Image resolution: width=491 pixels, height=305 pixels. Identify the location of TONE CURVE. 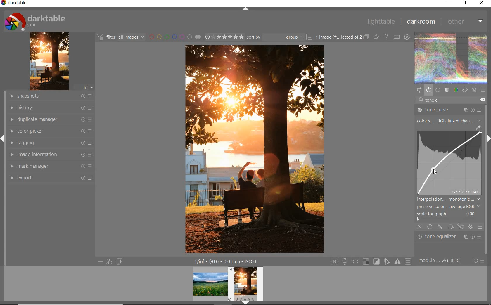
(449, 109).